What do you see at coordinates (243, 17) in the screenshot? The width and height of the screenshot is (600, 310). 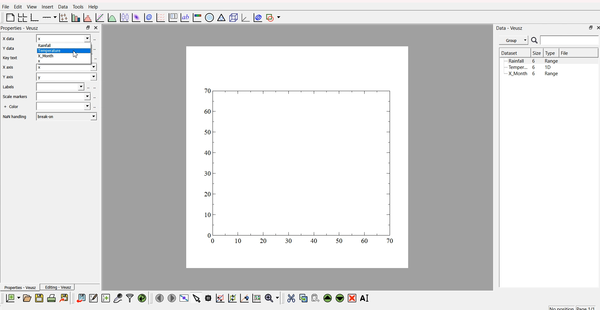 I see `3D graph` at bounding box center [243, 17].